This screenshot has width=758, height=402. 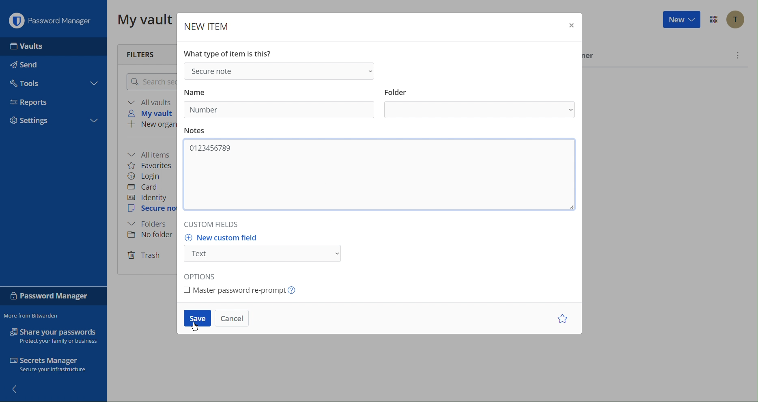 What do you see at coordinates (738, 55) in the screenshot?
I see `More` at bounding box center [738, 55].